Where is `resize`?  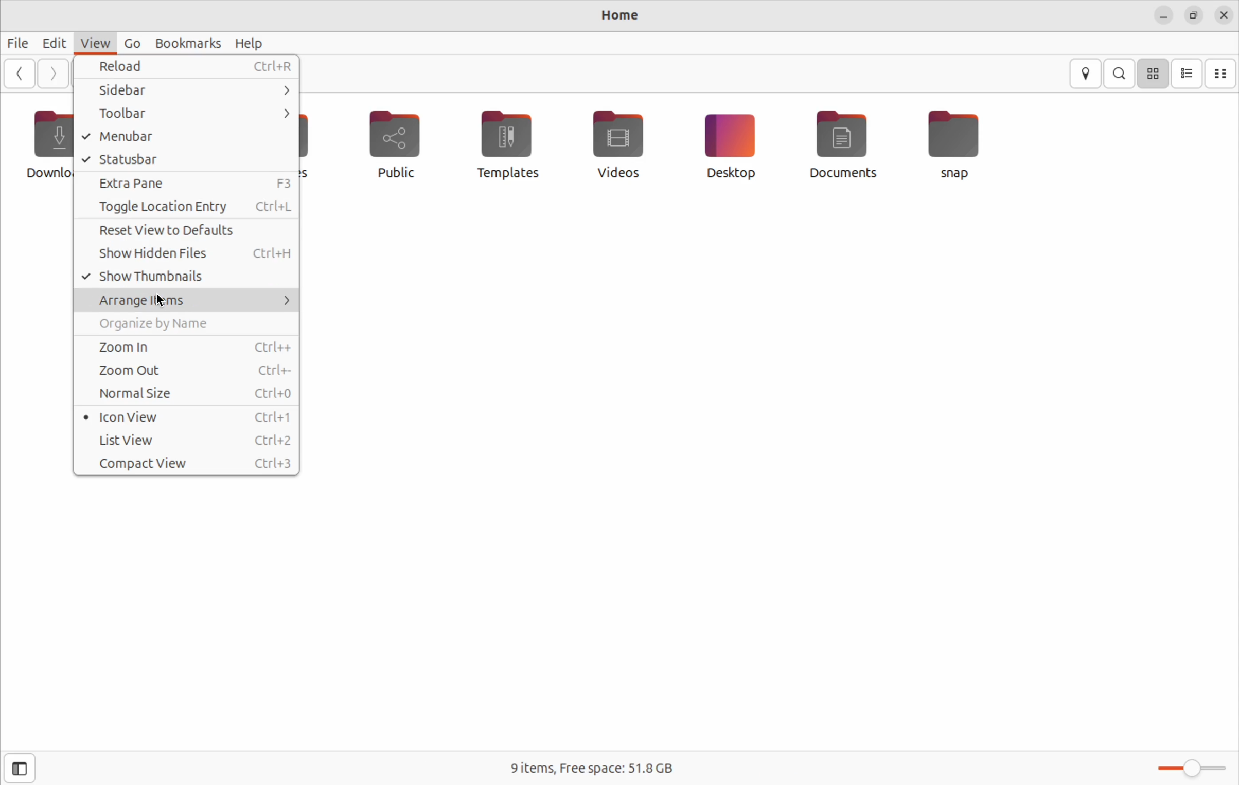 resize is located at coordinates (1193, 14).